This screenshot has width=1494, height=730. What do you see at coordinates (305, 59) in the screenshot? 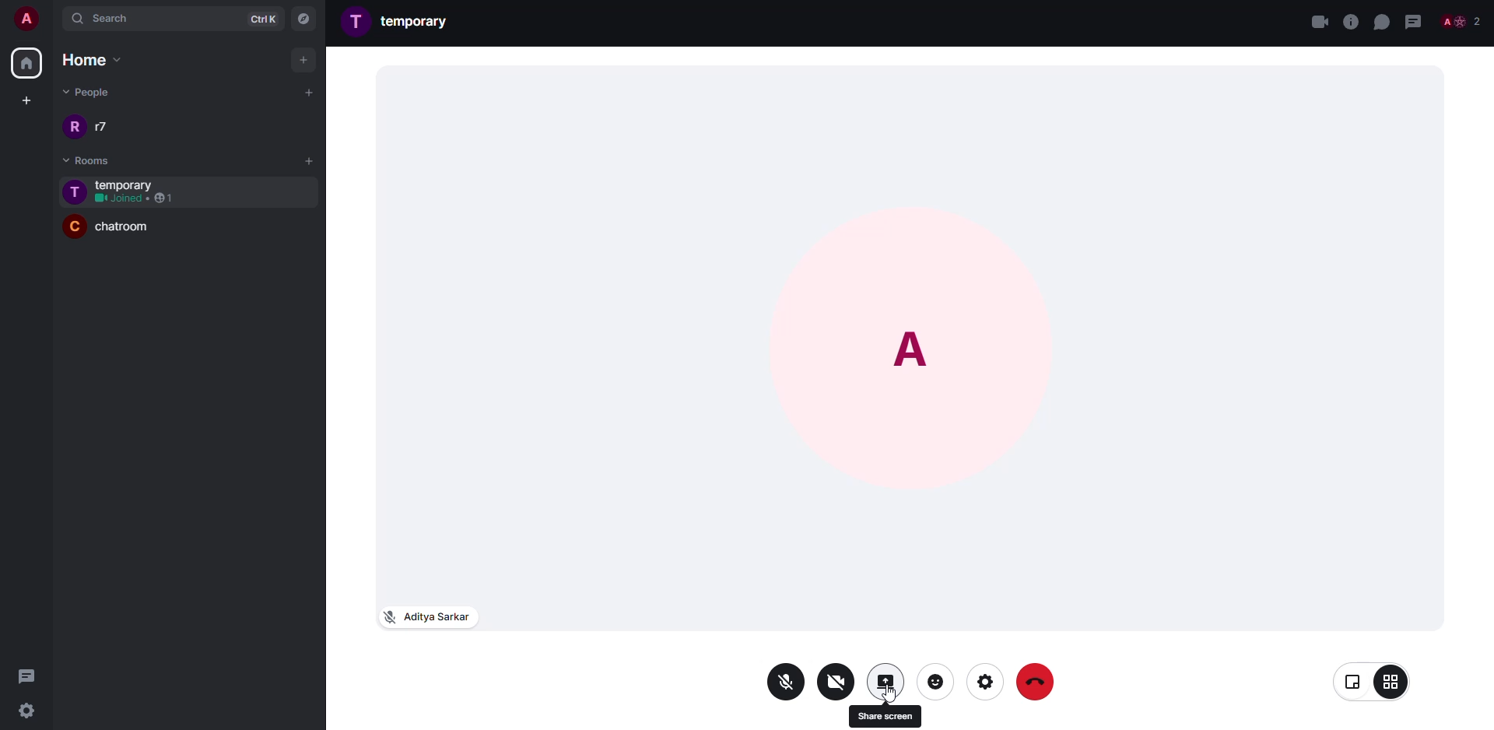
I see `add` at bounding box center [305, 59].